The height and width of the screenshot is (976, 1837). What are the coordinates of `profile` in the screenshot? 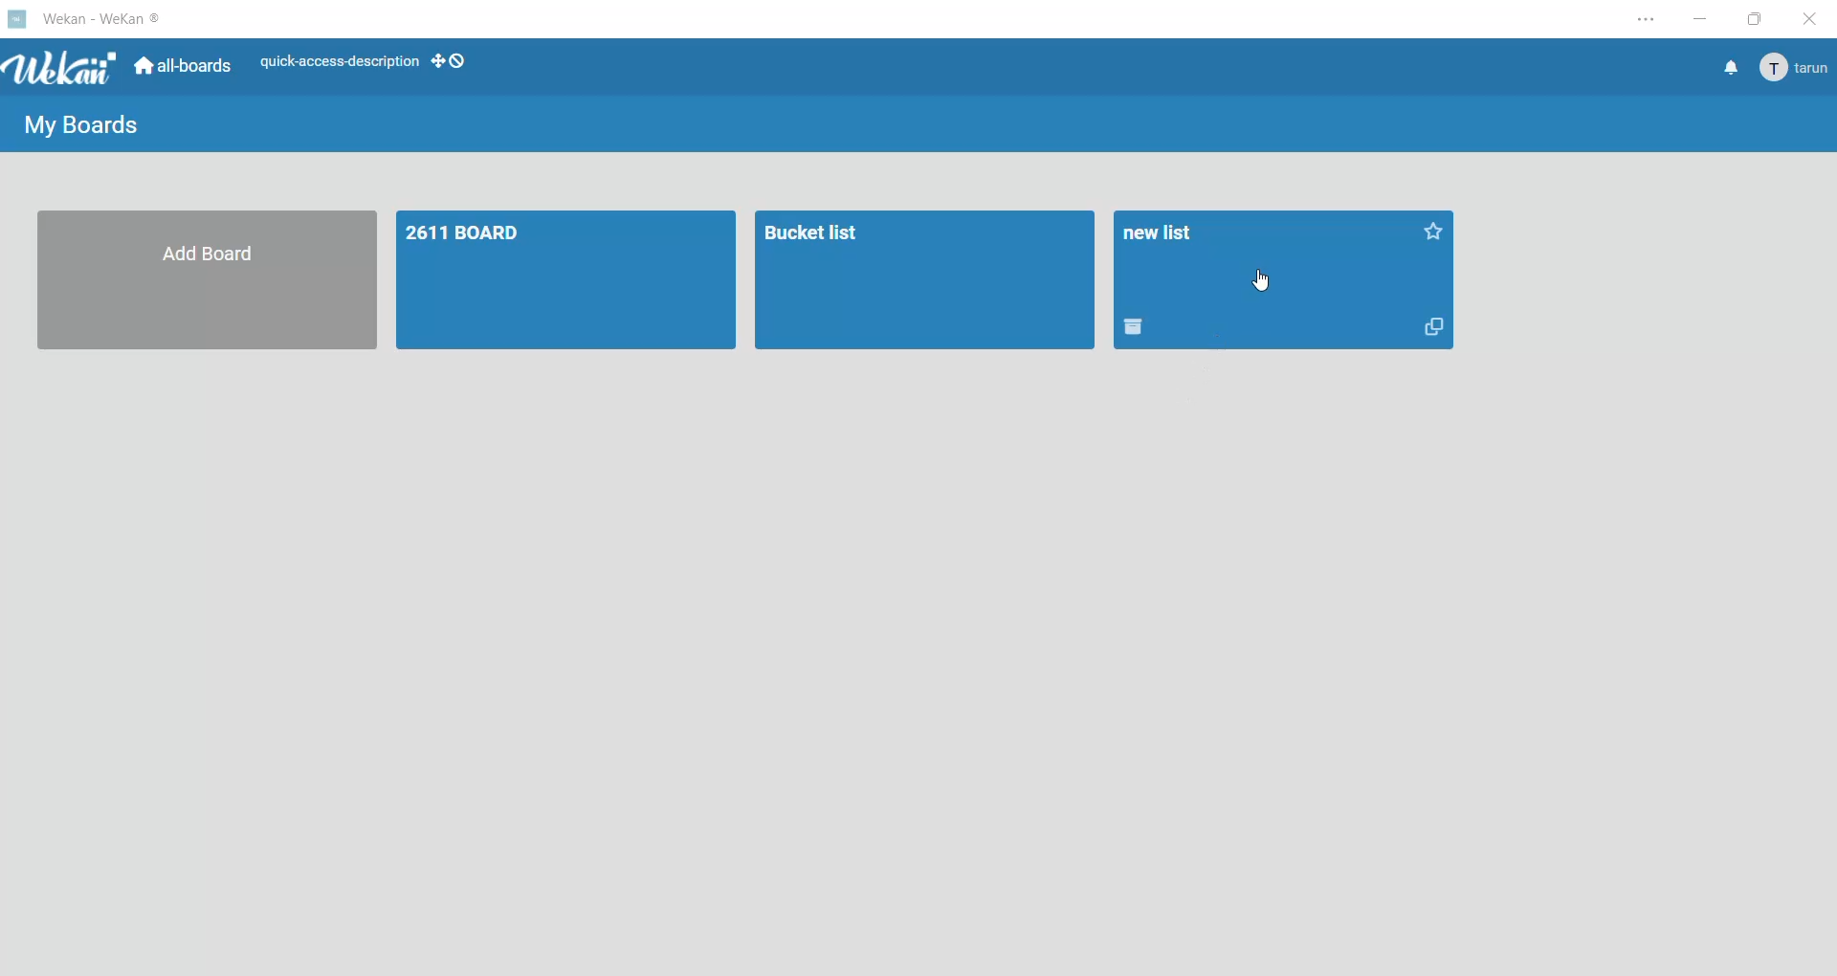 It's located at (1797, 69).